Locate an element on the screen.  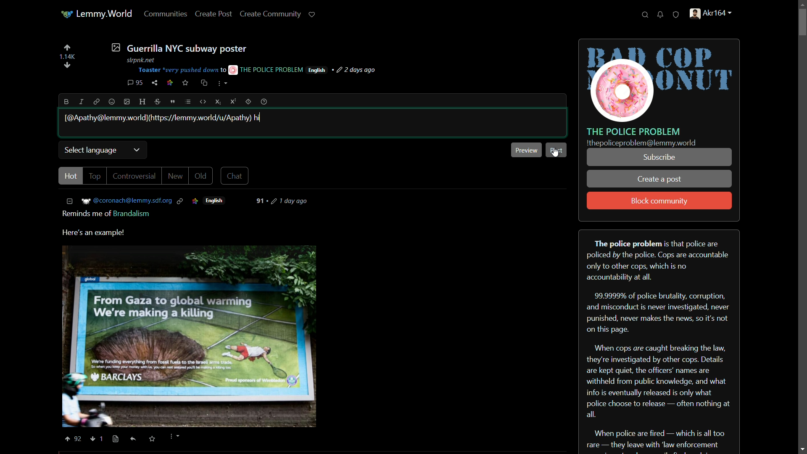
saved is located at coordinates (151, 439).